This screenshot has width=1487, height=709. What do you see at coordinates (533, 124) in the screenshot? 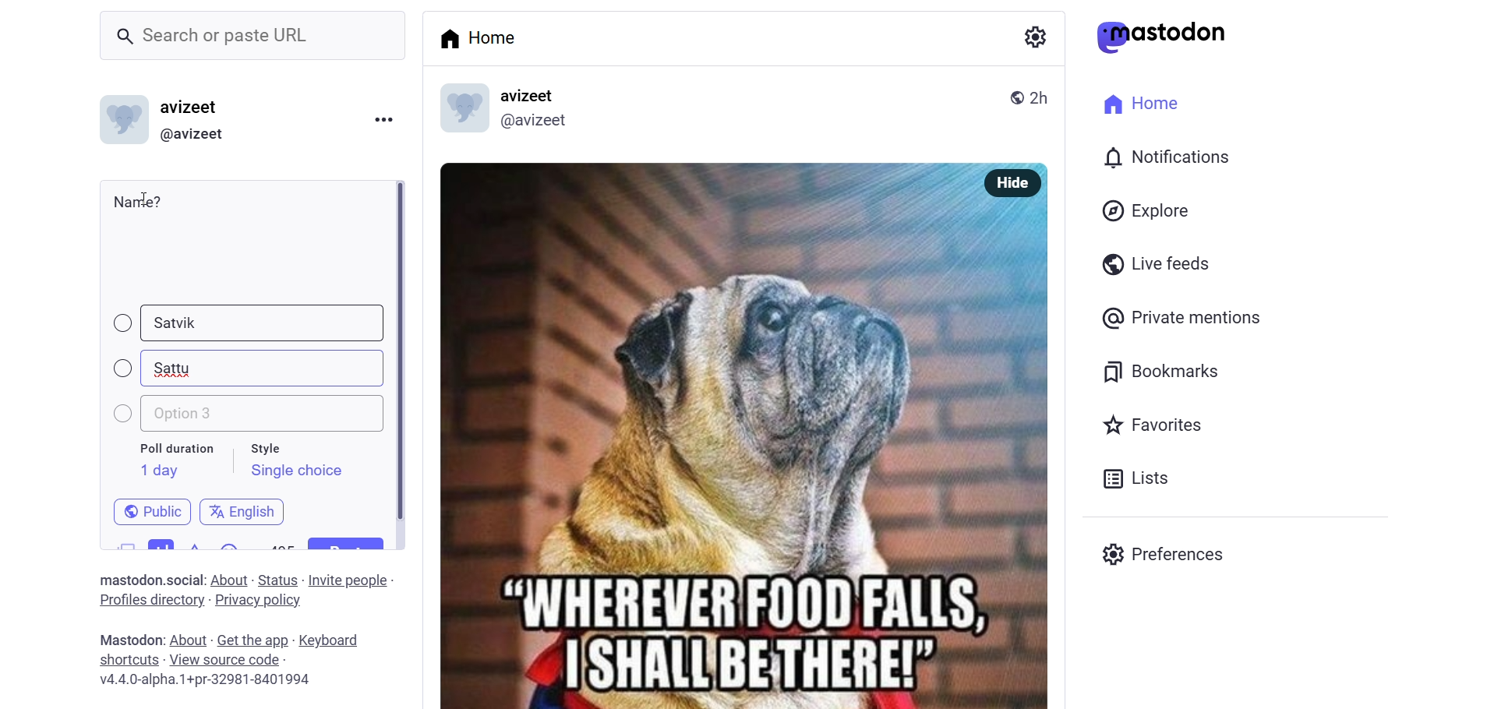
I see `@avizeet` at bounding box center [533, 124].